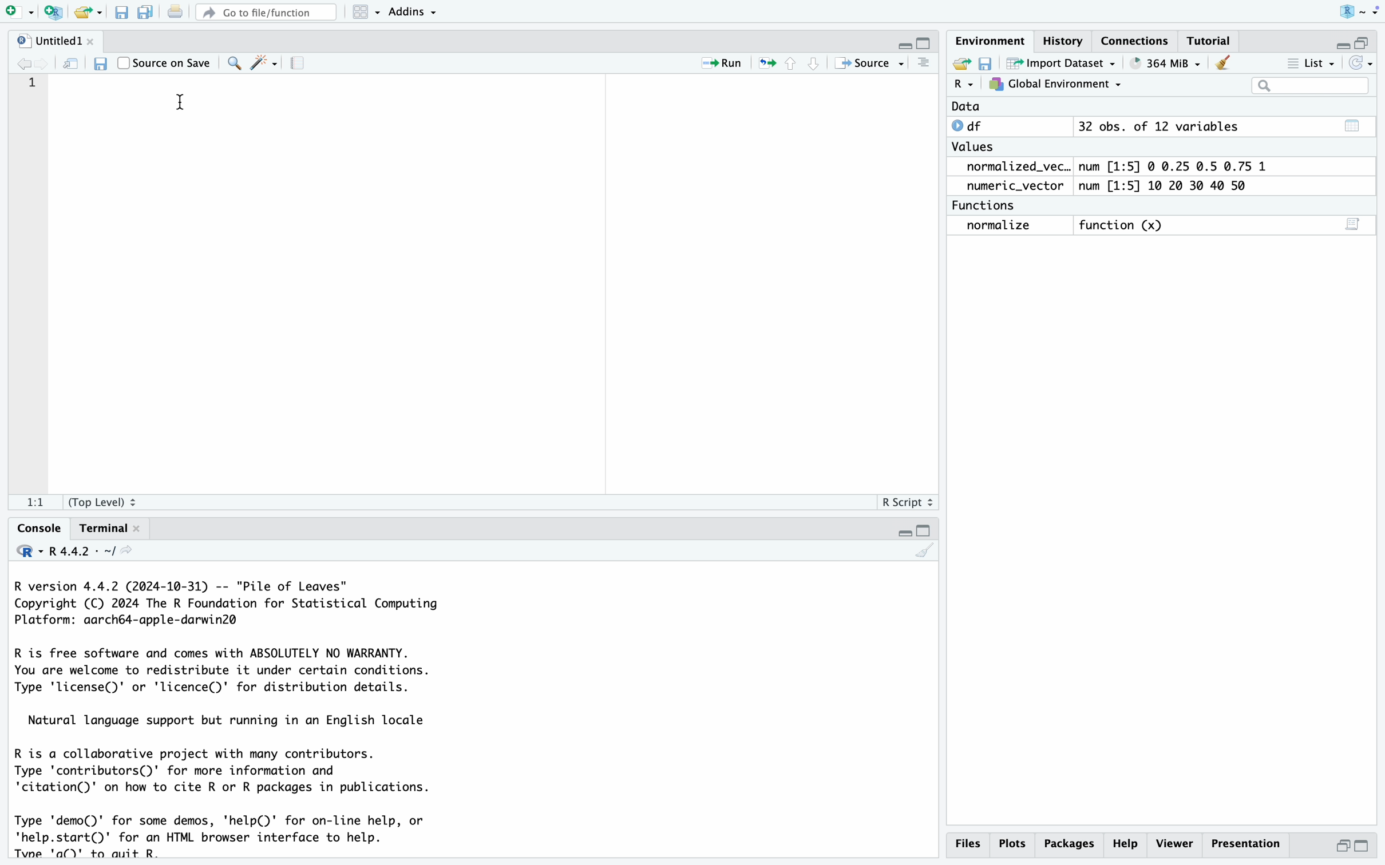 This screenshot has width=1385, height=865. What do you see at coordinates (966, 107) in the screenshot?
I see `Data` at bounding box center [966, 107].